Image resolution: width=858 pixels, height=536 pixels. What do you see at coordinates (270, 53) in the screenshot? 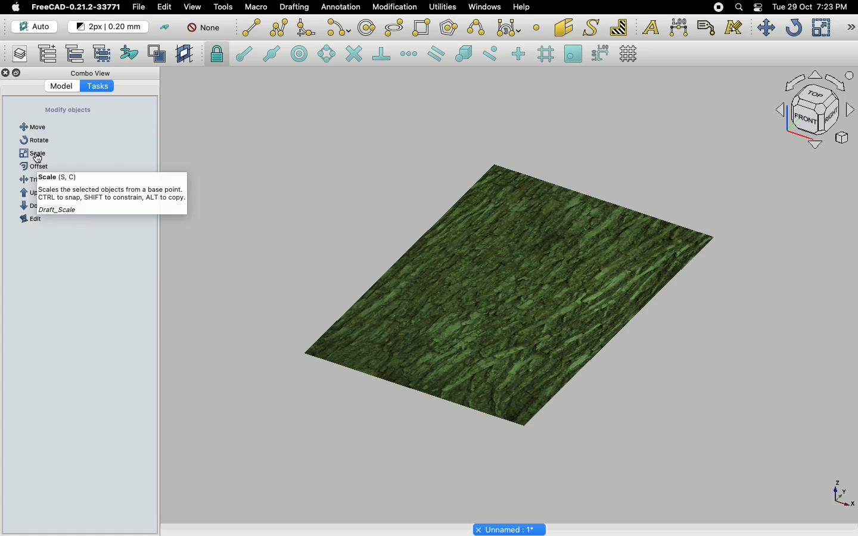
I see `Snap midpoint` at bounding box center [270, 53].